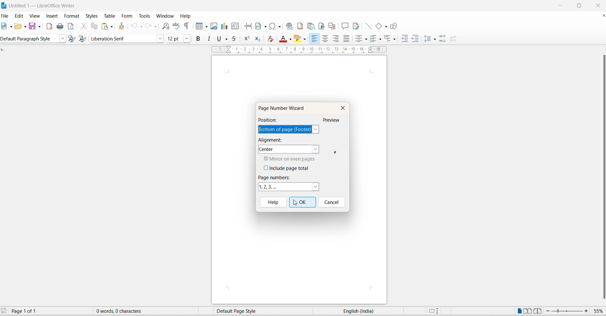  Describe the element at coordinates (256, 311) in the screenshot. I see `page style` at that location.